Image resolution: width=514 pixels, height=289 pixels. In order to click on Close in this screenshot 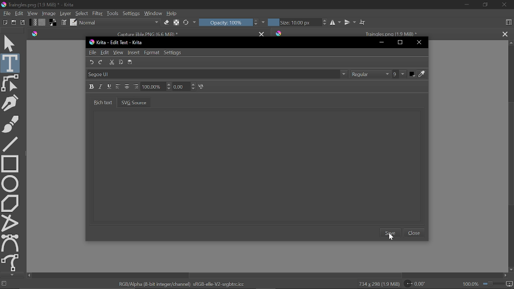, I will do `click(504, 4)`.